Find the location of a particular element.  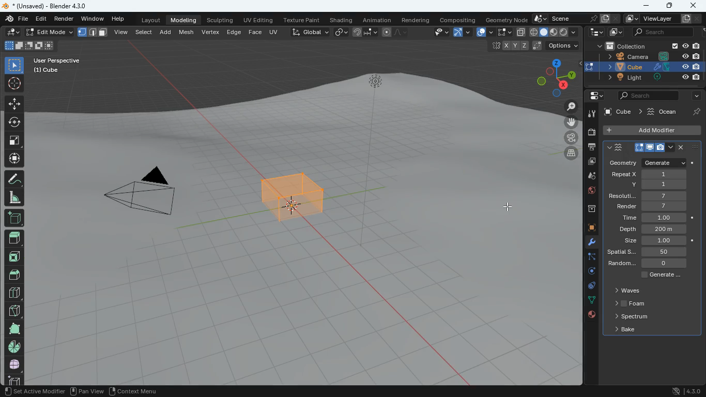

edit is located at coordinates (42, 19).